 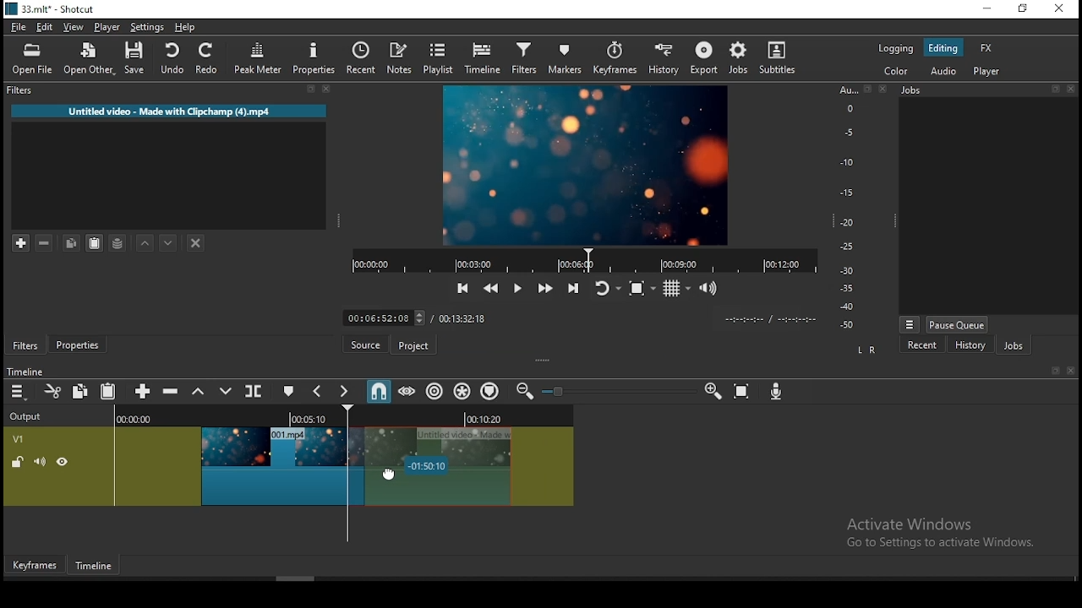 What do you see at coordinates (992, 9) in the screenshot?
I see `minimise` at bounding box center [992, 9].